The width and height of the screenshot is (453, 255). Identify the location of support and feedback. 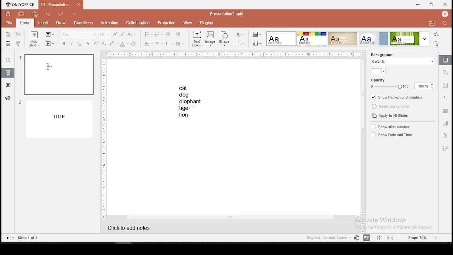
(7, 98).